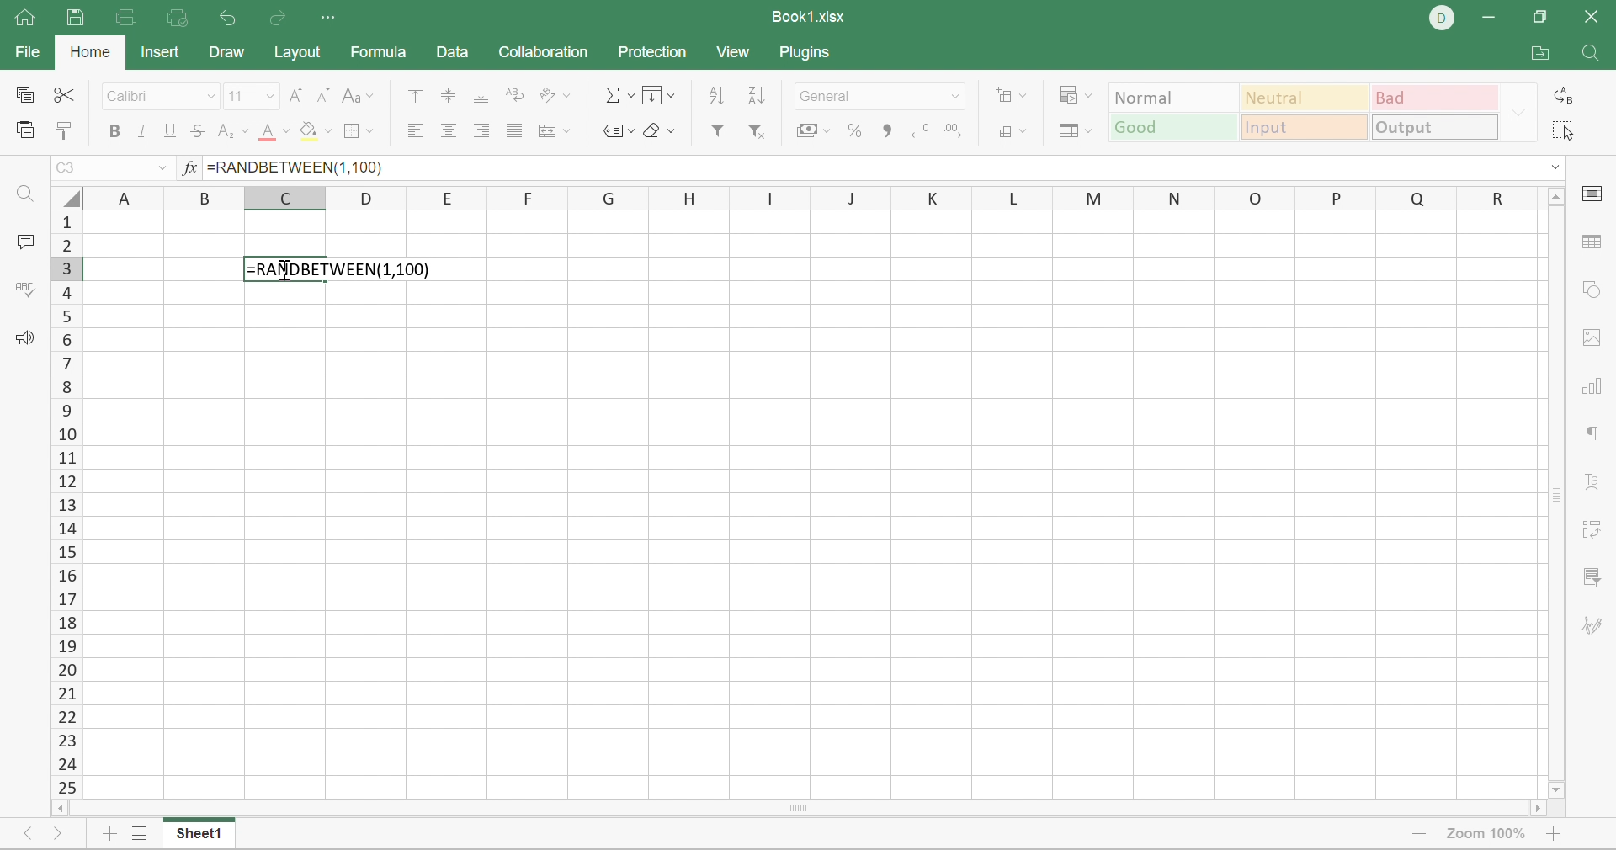  Describe the element at coordinates (486, 130) in the screenshot. I see `Align Right` at that location.